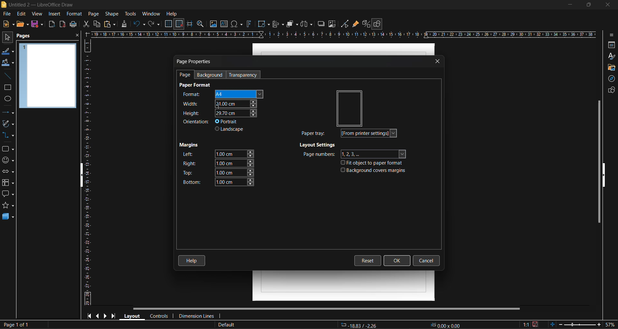  I want to click on lines and arrows, so click(8, 113).